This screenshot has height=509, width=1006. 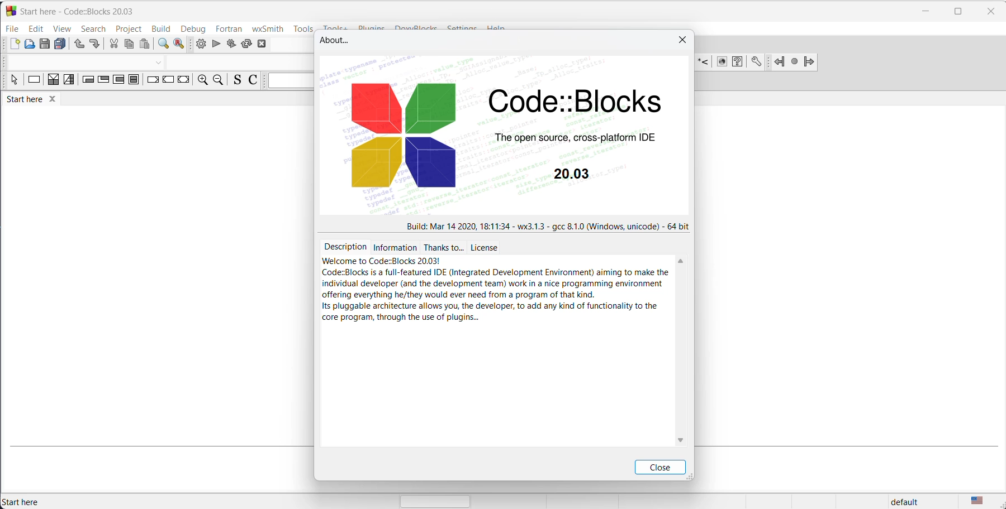 I want to click on counting loop, so click(x=119, y=81).